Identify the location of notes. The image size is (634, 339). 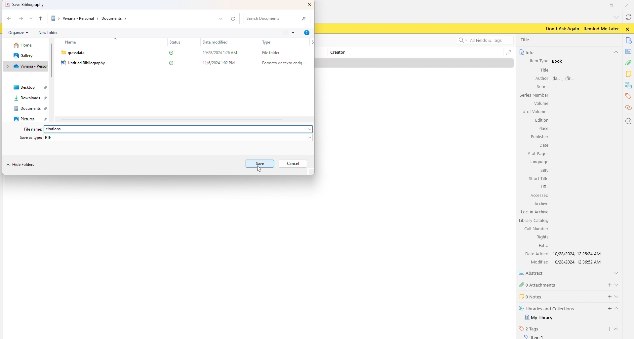
(629, 51).